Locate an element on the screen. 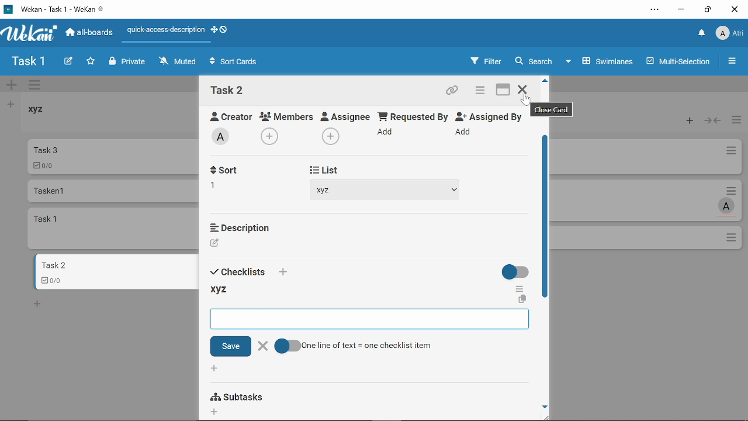 The width and height of the screenshot is (748, 421). Filters is located at coordinates (483, 61).